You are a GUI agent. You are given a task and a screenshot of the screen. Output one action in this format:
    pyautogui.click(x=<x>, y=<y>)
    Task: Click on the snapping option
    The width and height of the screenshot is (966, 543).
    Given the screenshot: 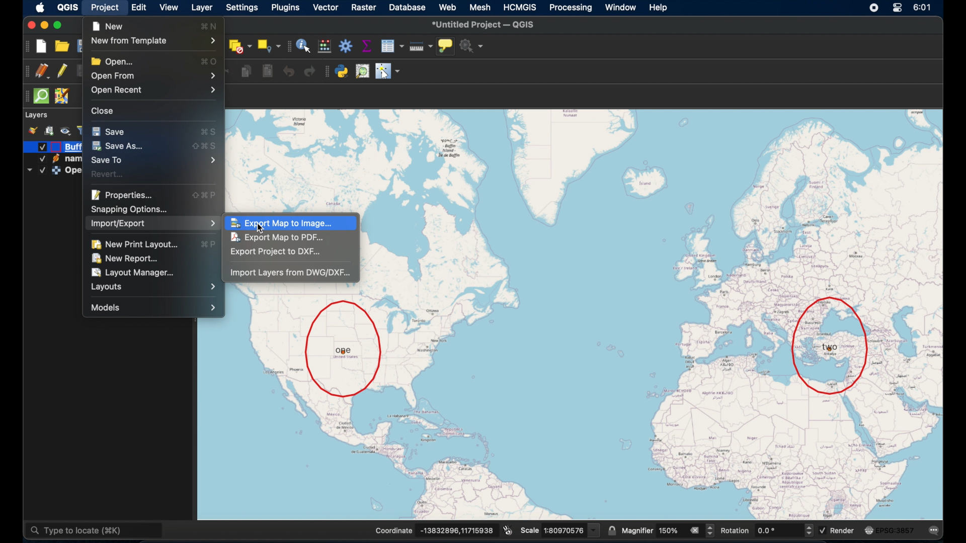 What is the action you would take?
    pyautogui.click(x=131, y=209)
    